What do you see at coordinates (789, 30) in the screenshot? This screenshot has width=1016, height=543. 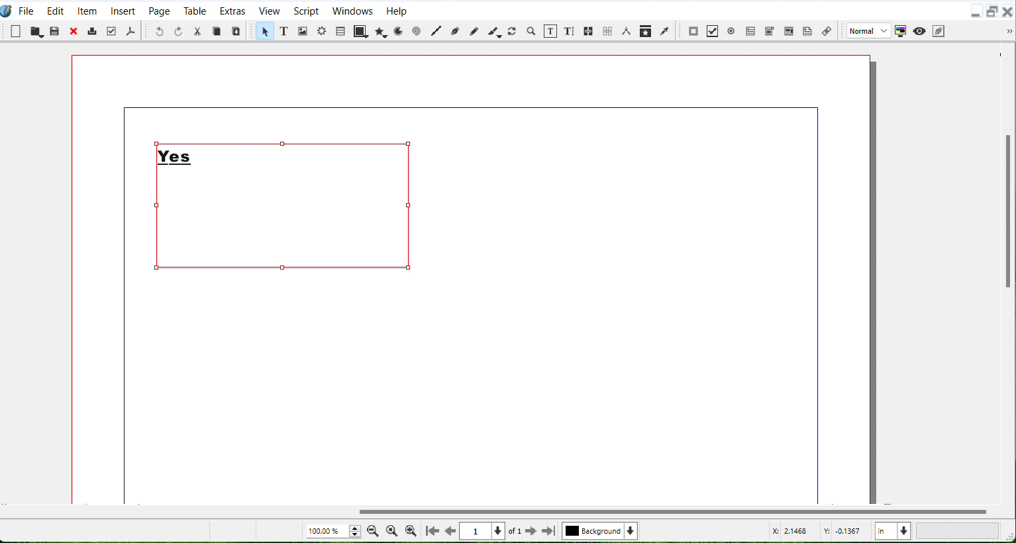 I see `PDF Text Box` at bounding box center [789, 30].